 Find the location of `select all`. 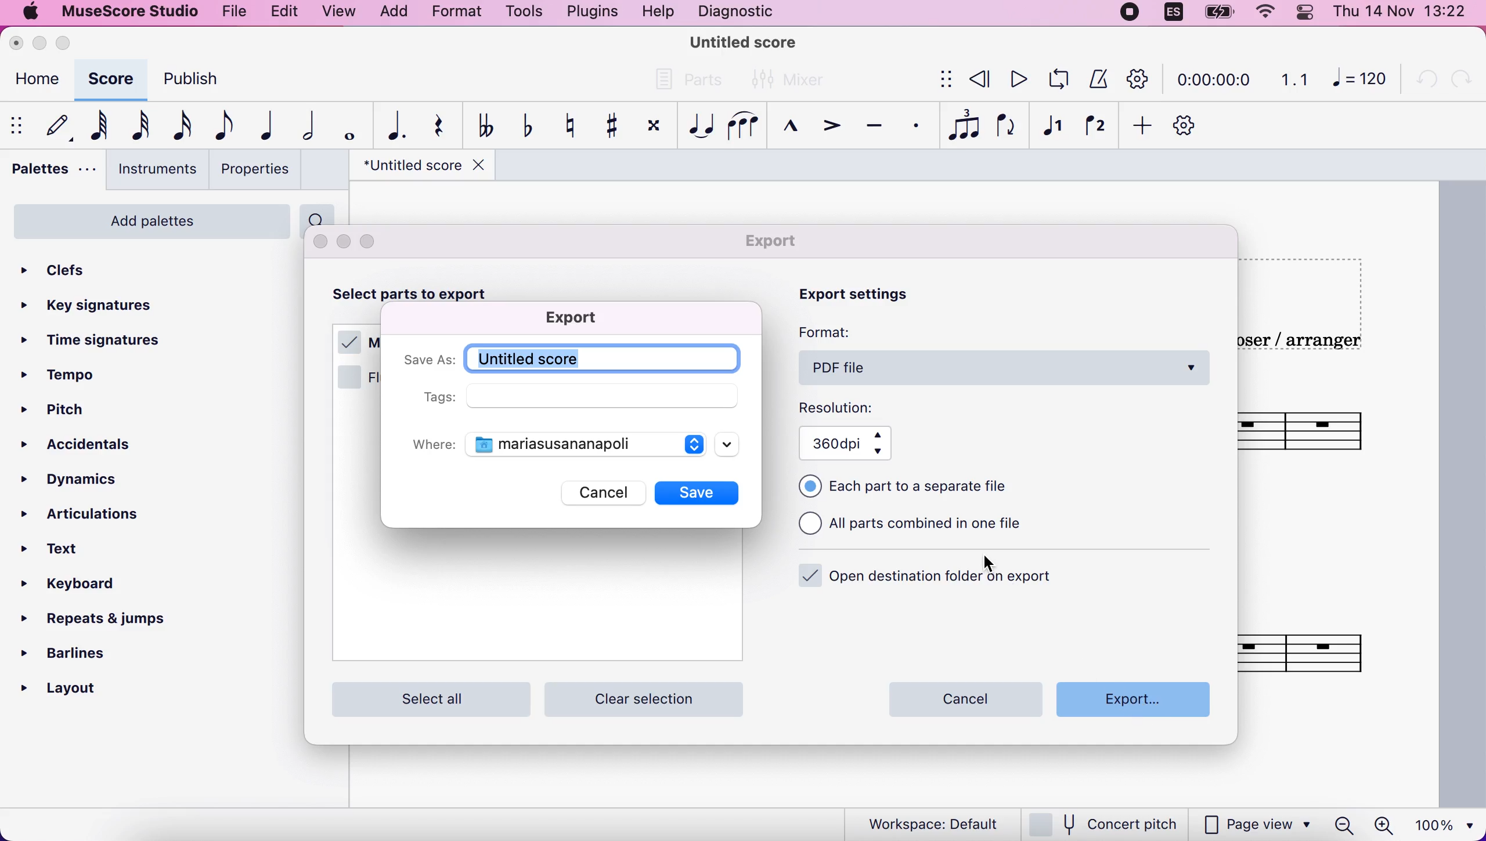

select all is located at coordinates (427, 697).